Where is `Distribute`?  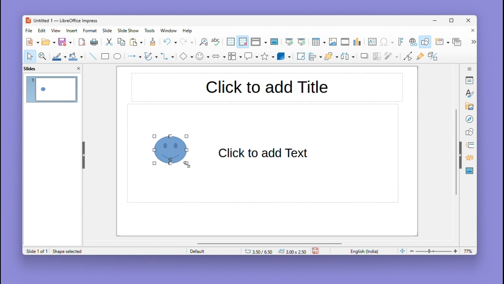
Distribute is located at coordinates (349, 57).